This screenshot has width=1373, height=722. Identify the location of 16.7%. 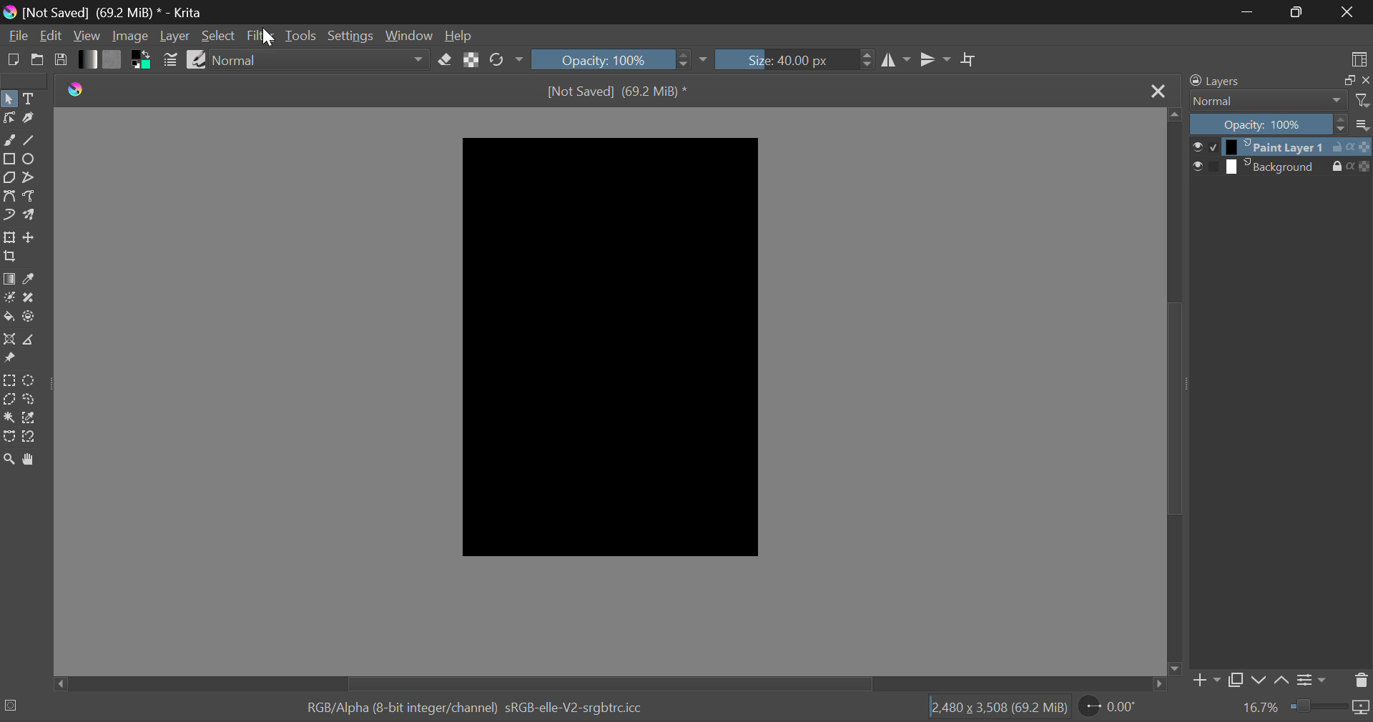
(1261, 708).